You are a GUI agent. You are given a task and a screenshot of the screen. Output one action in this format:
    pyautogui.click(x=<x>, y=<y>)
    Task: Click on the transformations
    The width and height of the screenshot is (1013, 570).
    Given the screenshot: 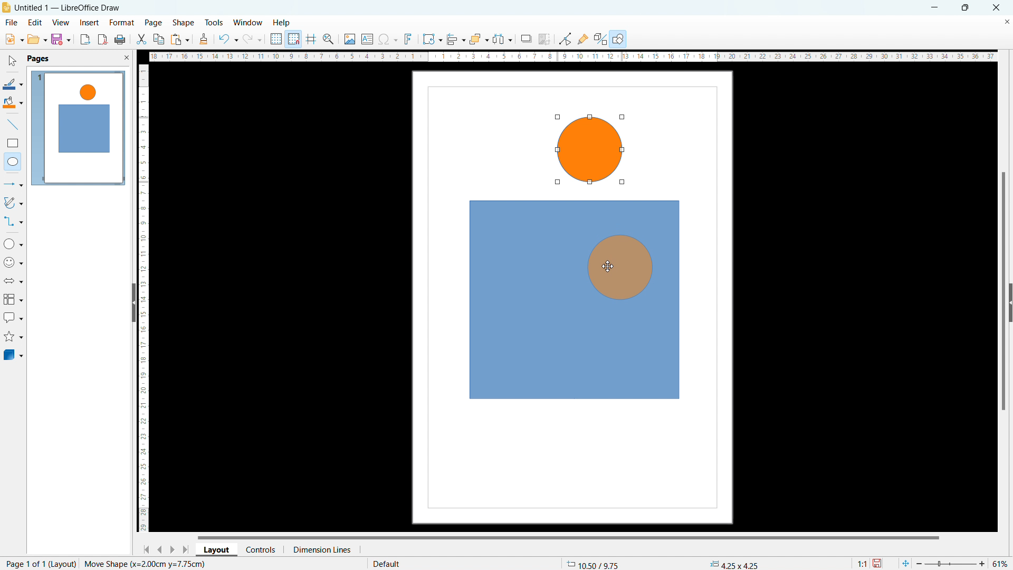 What is the action you would take?
    pyautogui.click(x=432, y=39)
    